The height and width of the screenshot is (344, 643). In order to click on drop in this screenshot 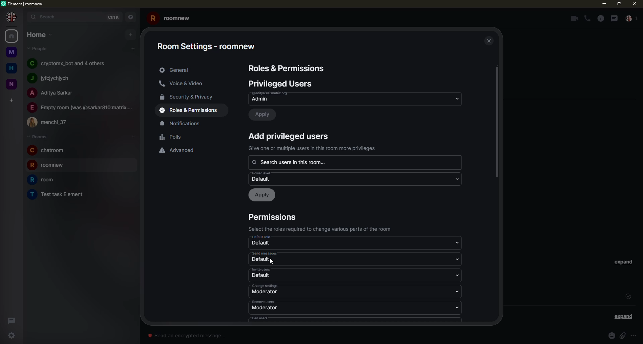, I will do `click(457, 292)`.